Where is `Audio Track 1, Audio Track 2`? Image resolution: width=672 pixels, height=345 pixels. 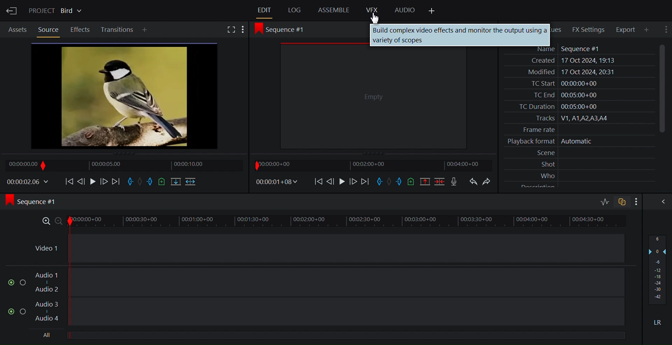 Audio Track 1, Audio Track 2 is located at coordinates (327, 283).